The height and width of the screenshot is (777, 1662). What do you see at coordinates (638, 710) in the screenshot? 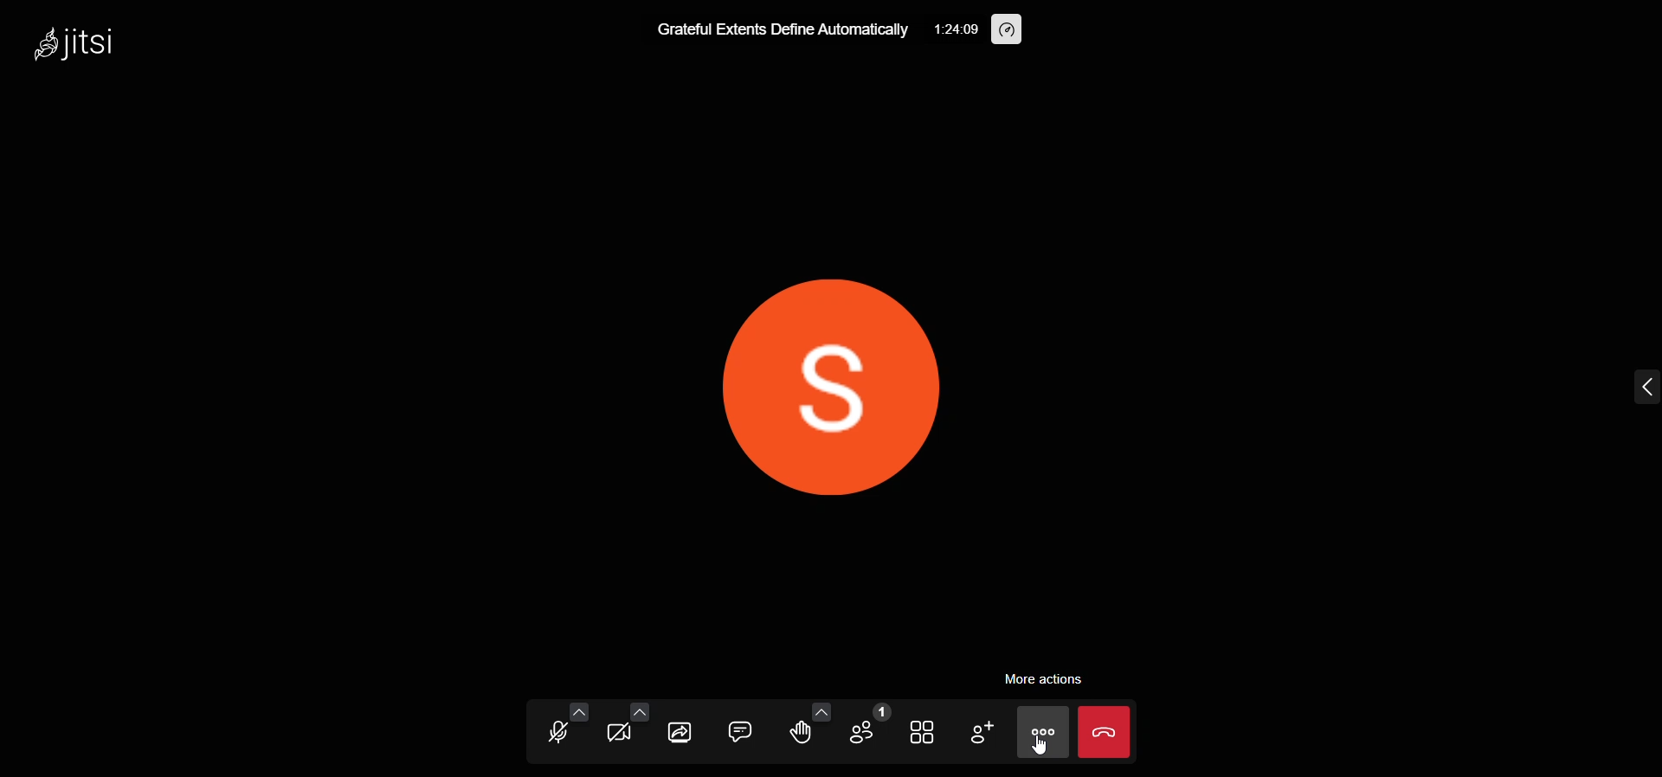
I see `video setting` at bounding box center [638, 710].